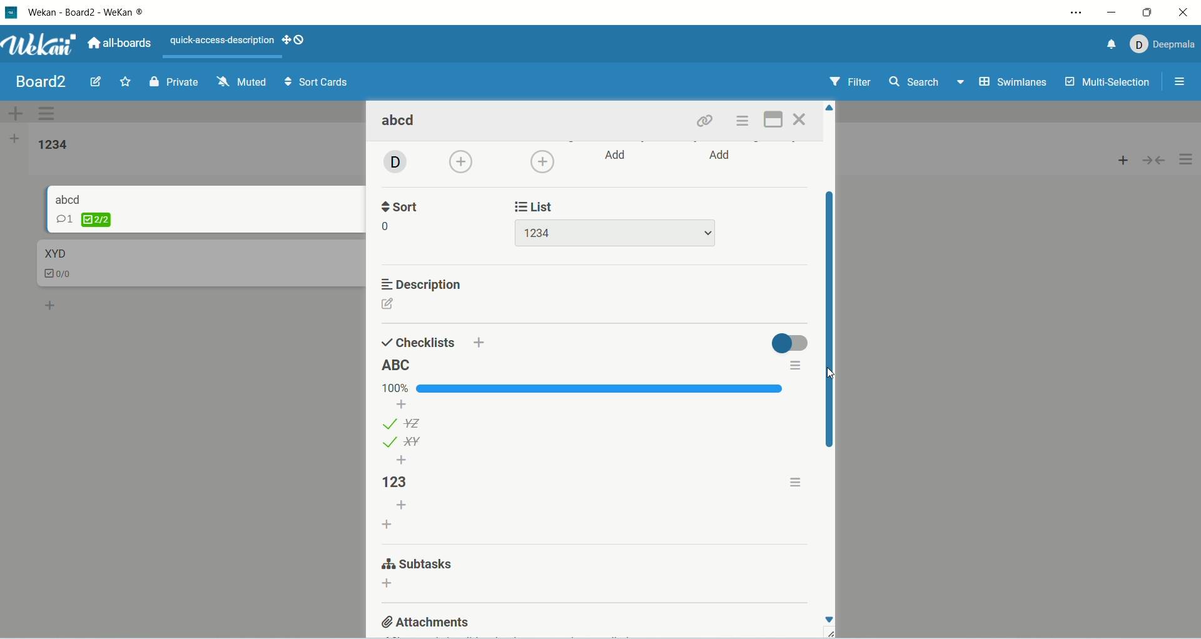 The image size is (1201, 639). I want to click on card title, so click(401, 122).